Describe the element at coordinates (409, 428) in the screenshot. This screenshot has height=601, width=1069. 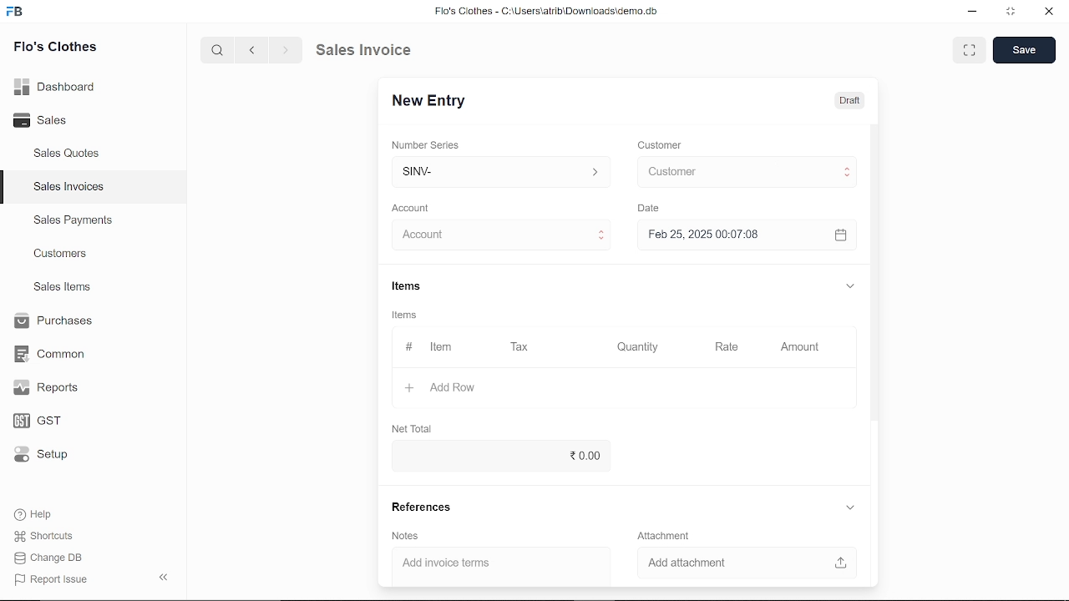
I see `Net Total` at that location.